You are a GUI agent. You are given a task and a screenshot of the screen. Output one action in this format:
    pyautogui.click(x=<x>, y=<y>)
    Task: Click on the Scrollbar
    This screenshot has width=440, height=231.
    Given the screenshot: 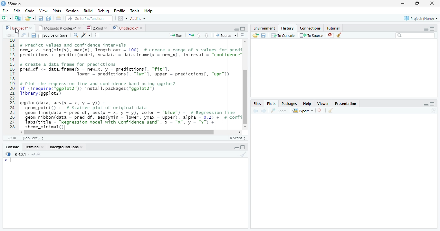 What is the action you would take?
    pyautogui.click(x=245, y=84)
    